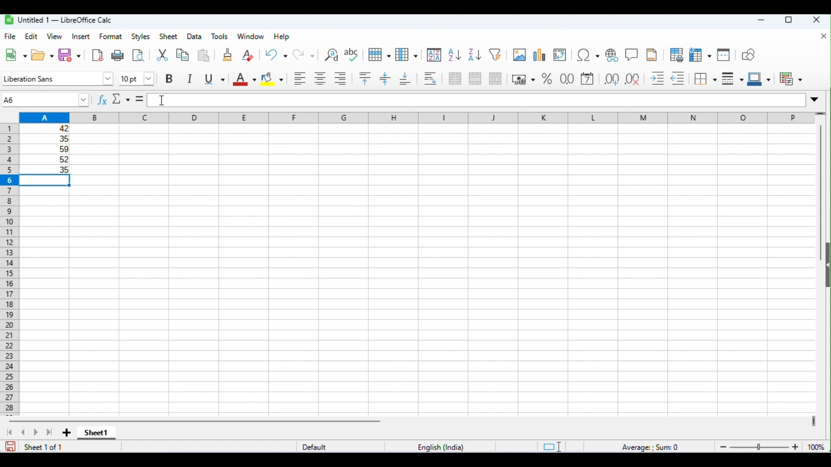 The width and height of the screenshot is (831, 467). Describe the element at coordinates (303, 55) in the screenshot. I see `redo` at that location.